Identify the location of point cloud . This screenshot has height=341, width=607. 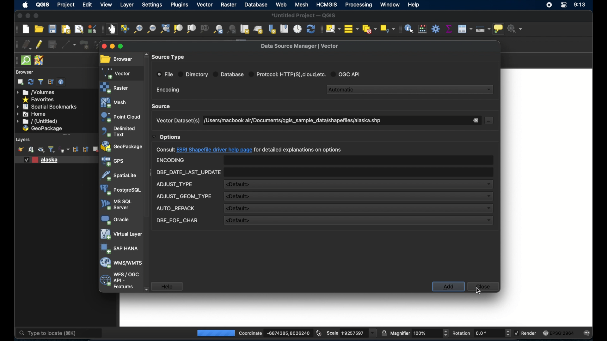
(120, 117).